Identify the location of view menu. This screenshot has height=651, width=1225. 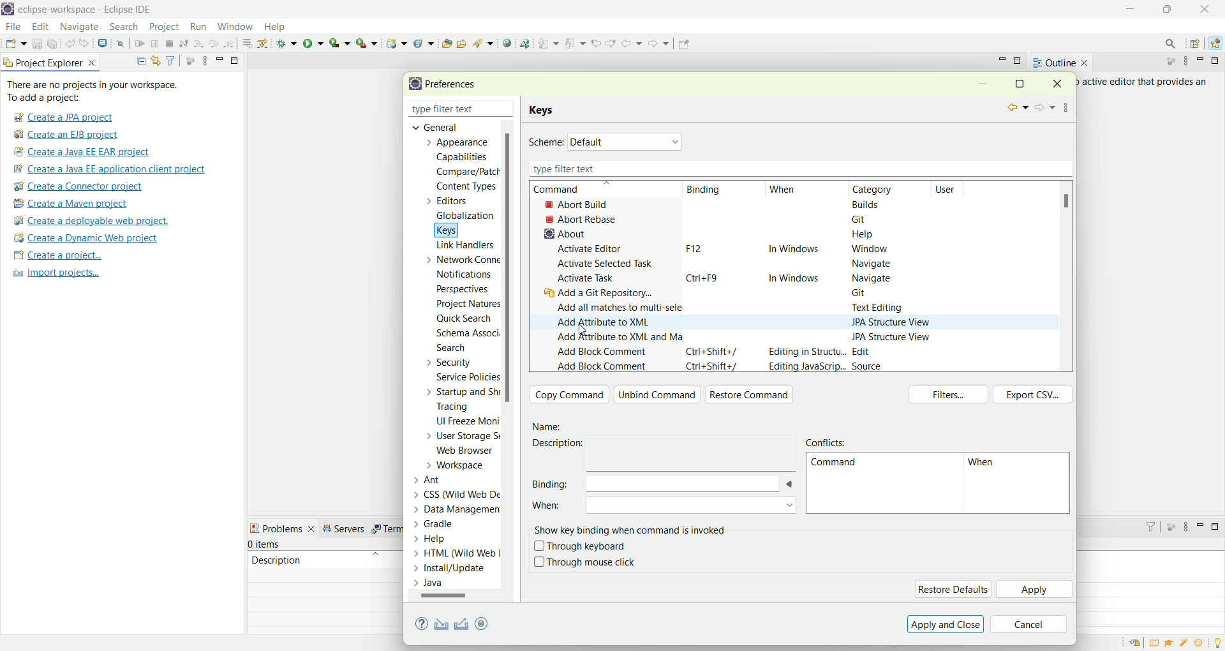
(1185, 530).